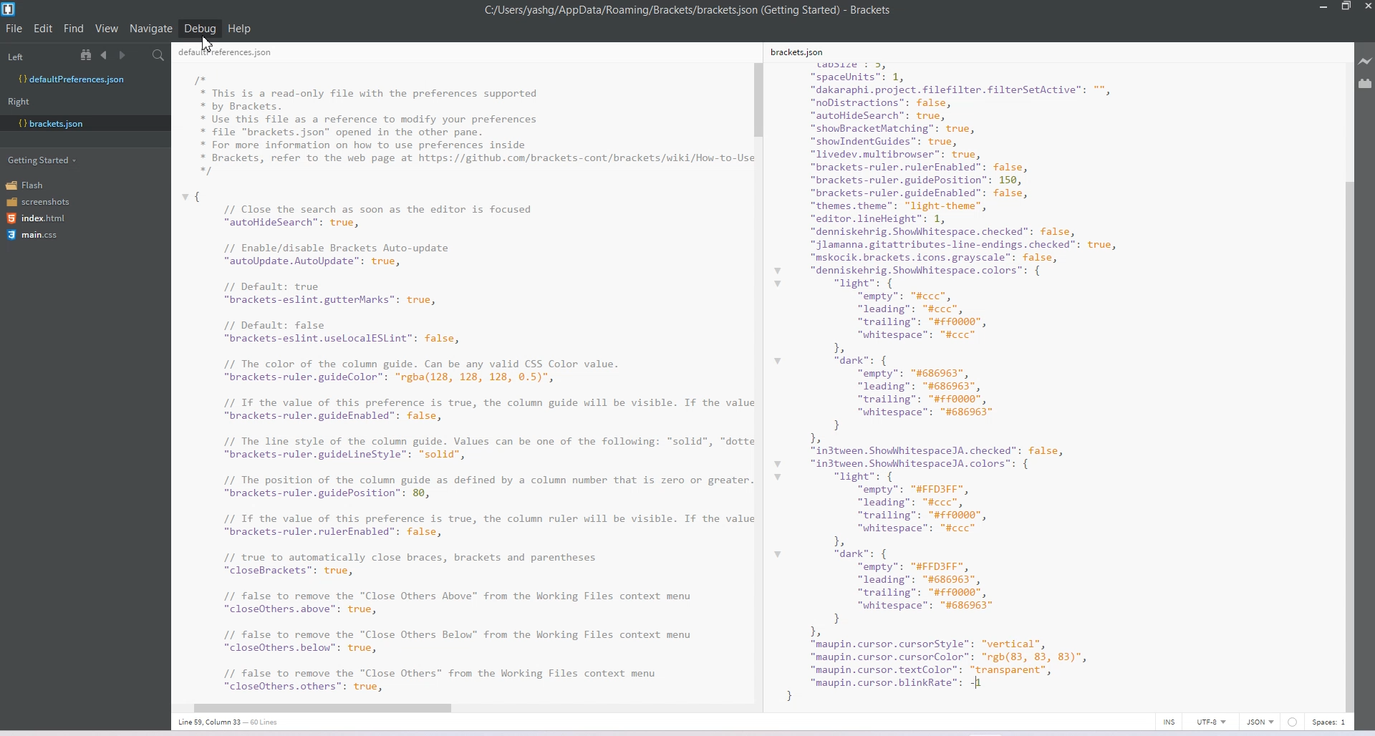 The image size is (1375, 736). What do you see at coordinates (140, 56) in the screenshot?
I see `Split editor vertically and Horizontally` at bounding box center [140, 56].